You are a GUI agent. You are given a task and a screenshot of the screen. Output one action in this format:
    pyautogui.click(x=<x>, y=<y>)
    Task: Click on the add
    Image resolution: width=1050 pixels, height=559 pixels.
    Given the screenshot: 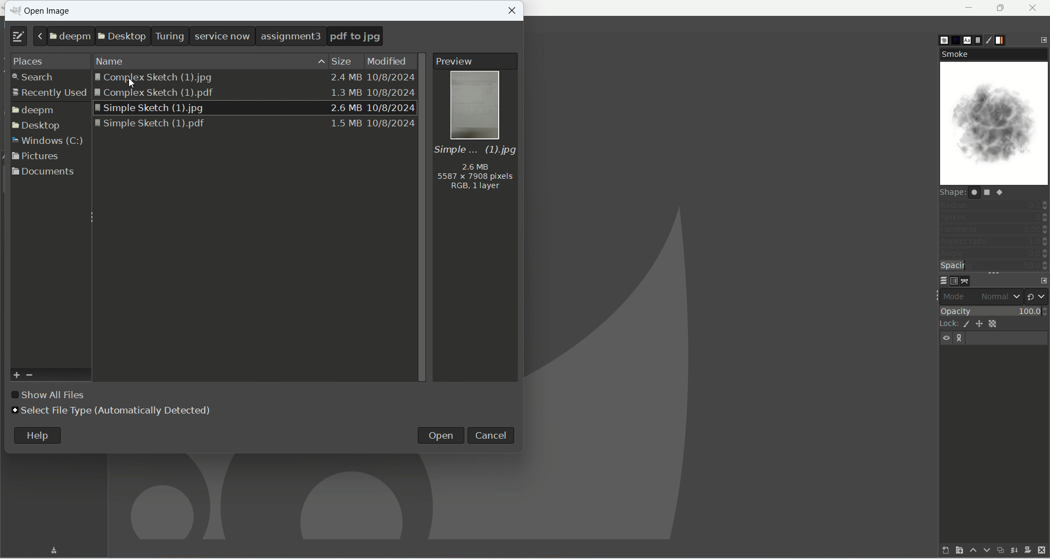 What is the action you would take?
    pyautogui.click(x=15, y=374)
    